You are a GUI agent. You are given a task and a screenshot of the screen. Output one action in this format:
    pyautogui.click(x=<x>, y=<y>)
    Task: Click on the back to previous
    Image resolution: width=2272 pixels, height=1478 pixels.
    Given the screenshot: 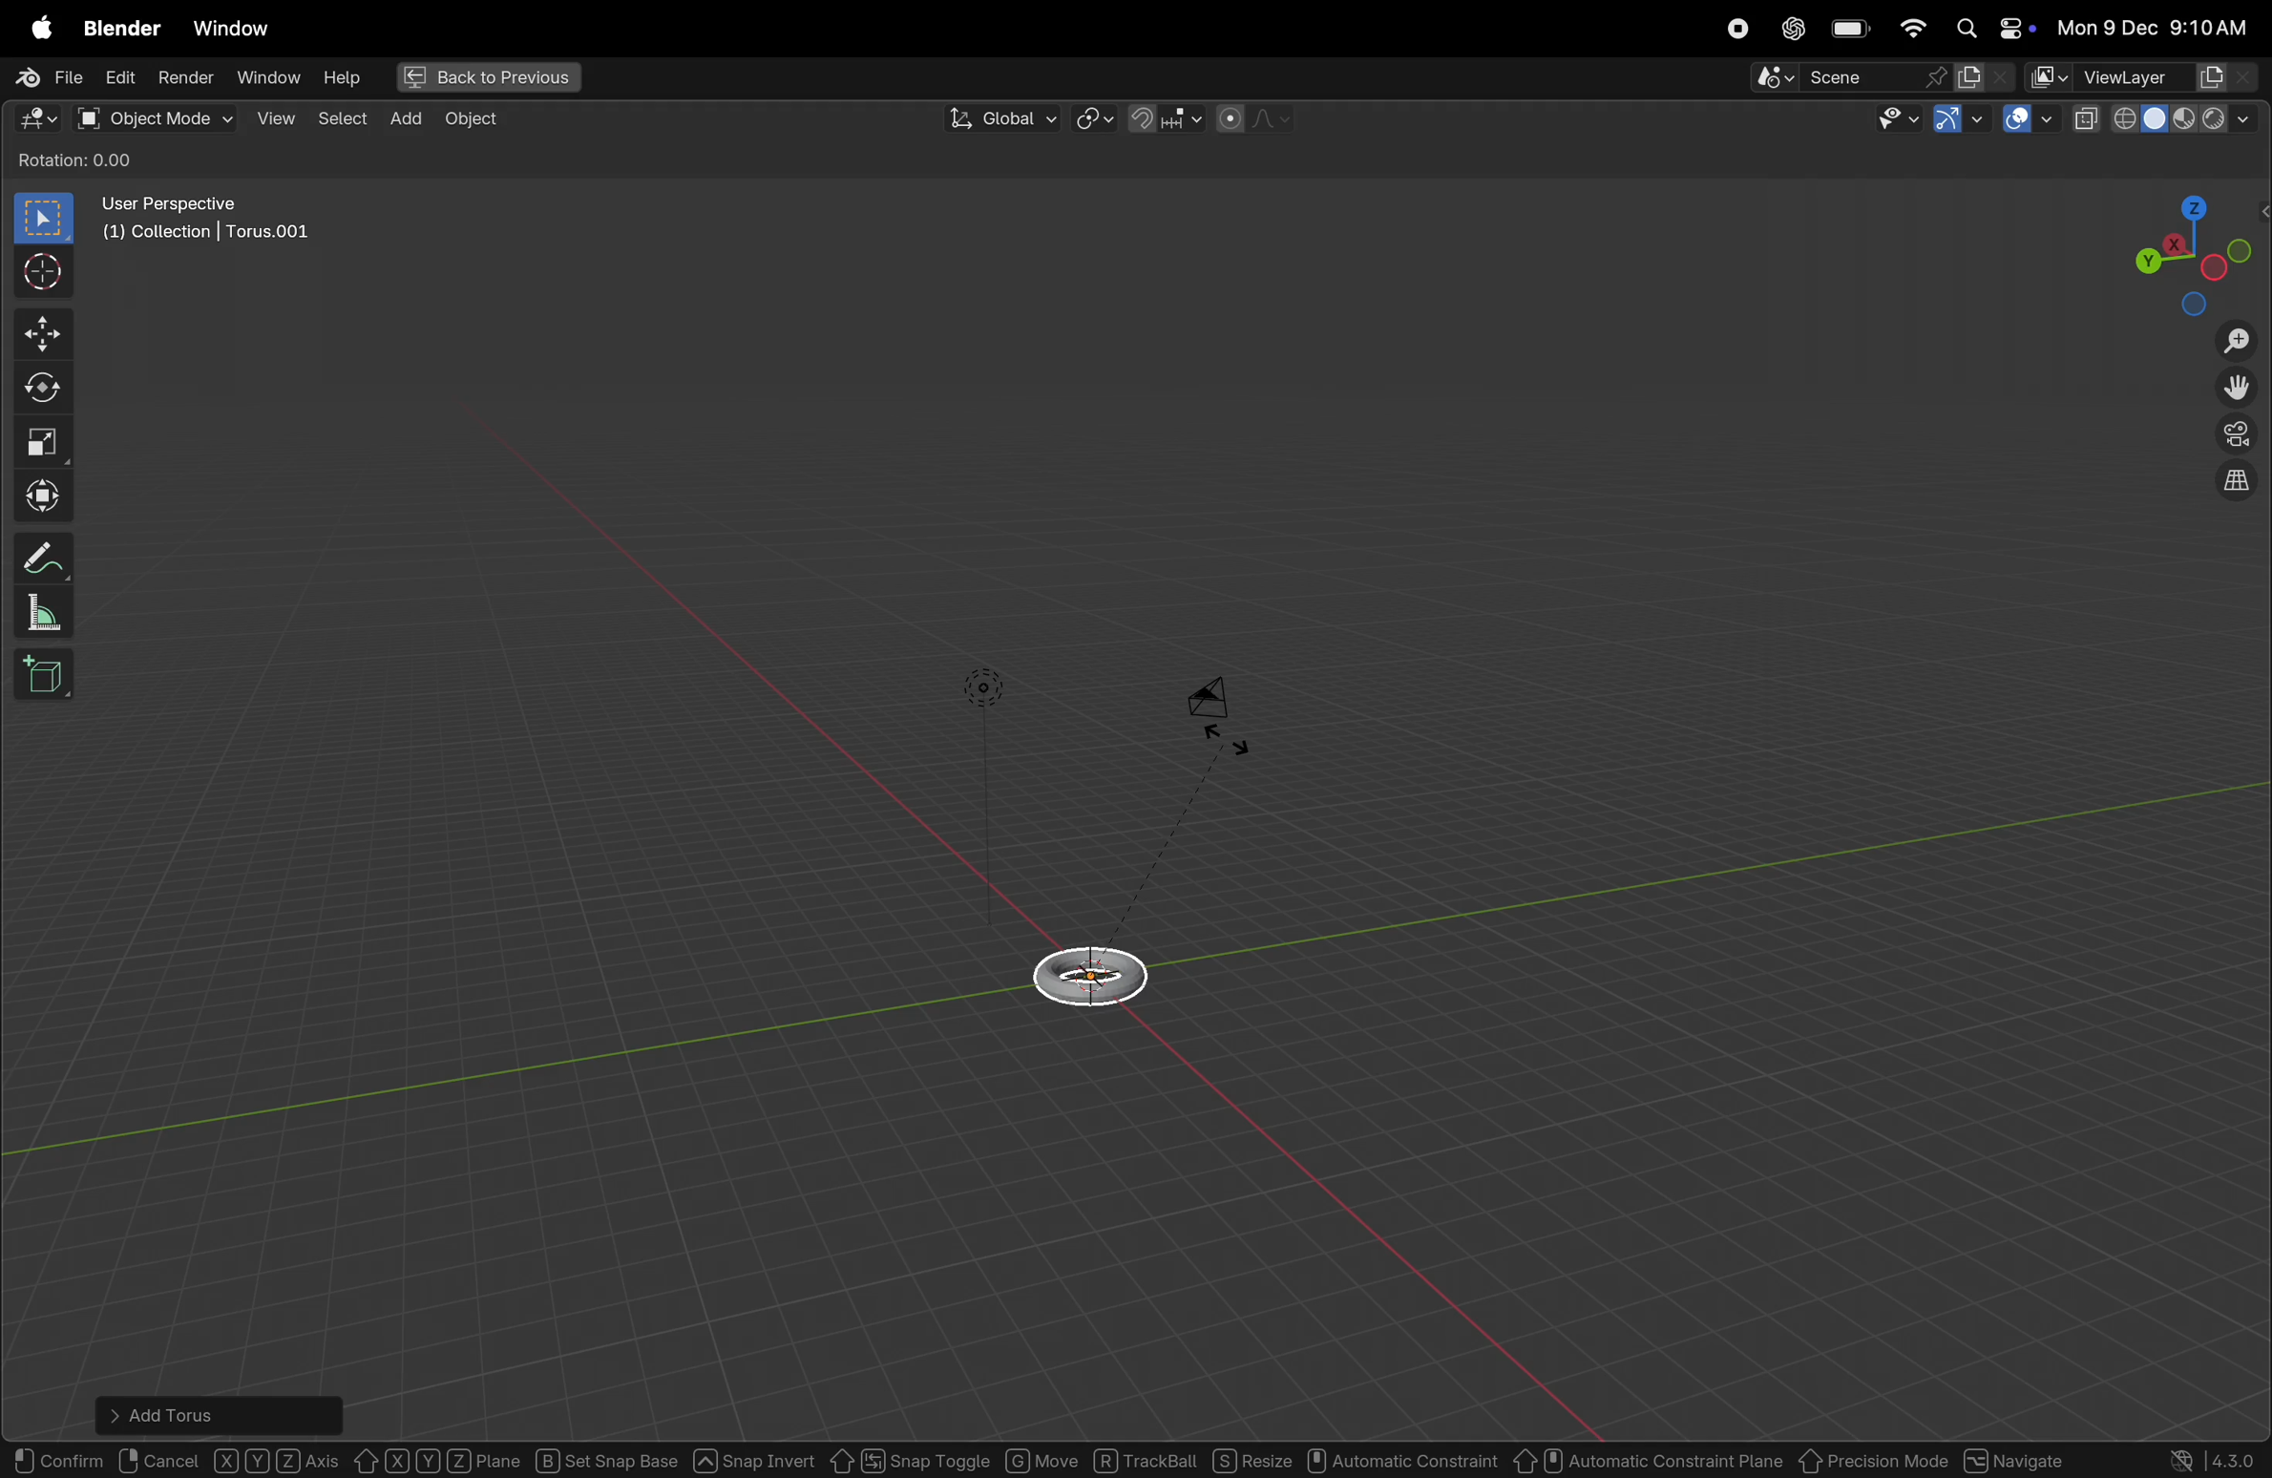 What is the action you would take?
    pyautogui.click(x=485, y=79)
    